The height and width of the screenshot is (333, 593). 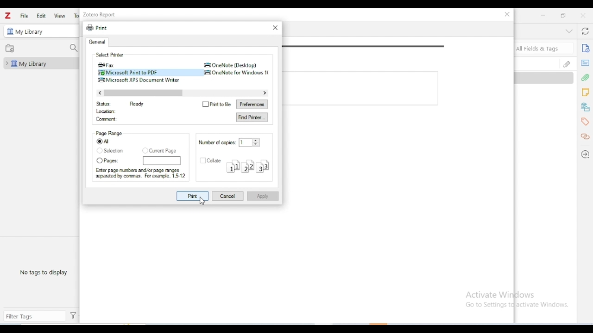 What do you see at coordinates (10, 48) in the screenshot?
I see `new collection` at bounding box center [10, 48].